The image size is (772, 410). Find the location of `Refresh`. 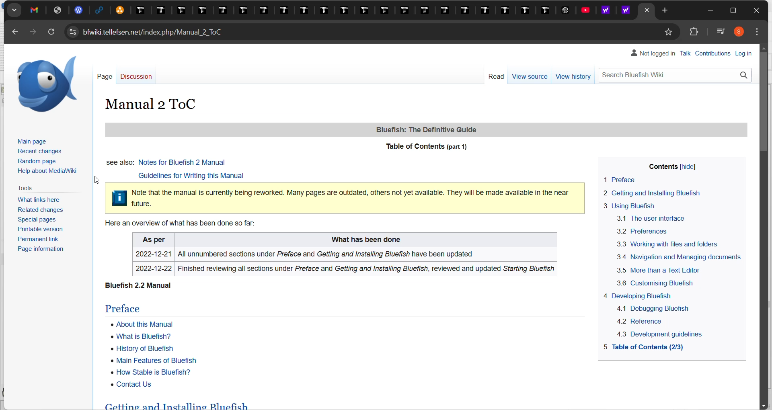

Refresh is located at coordinates (51, 32).